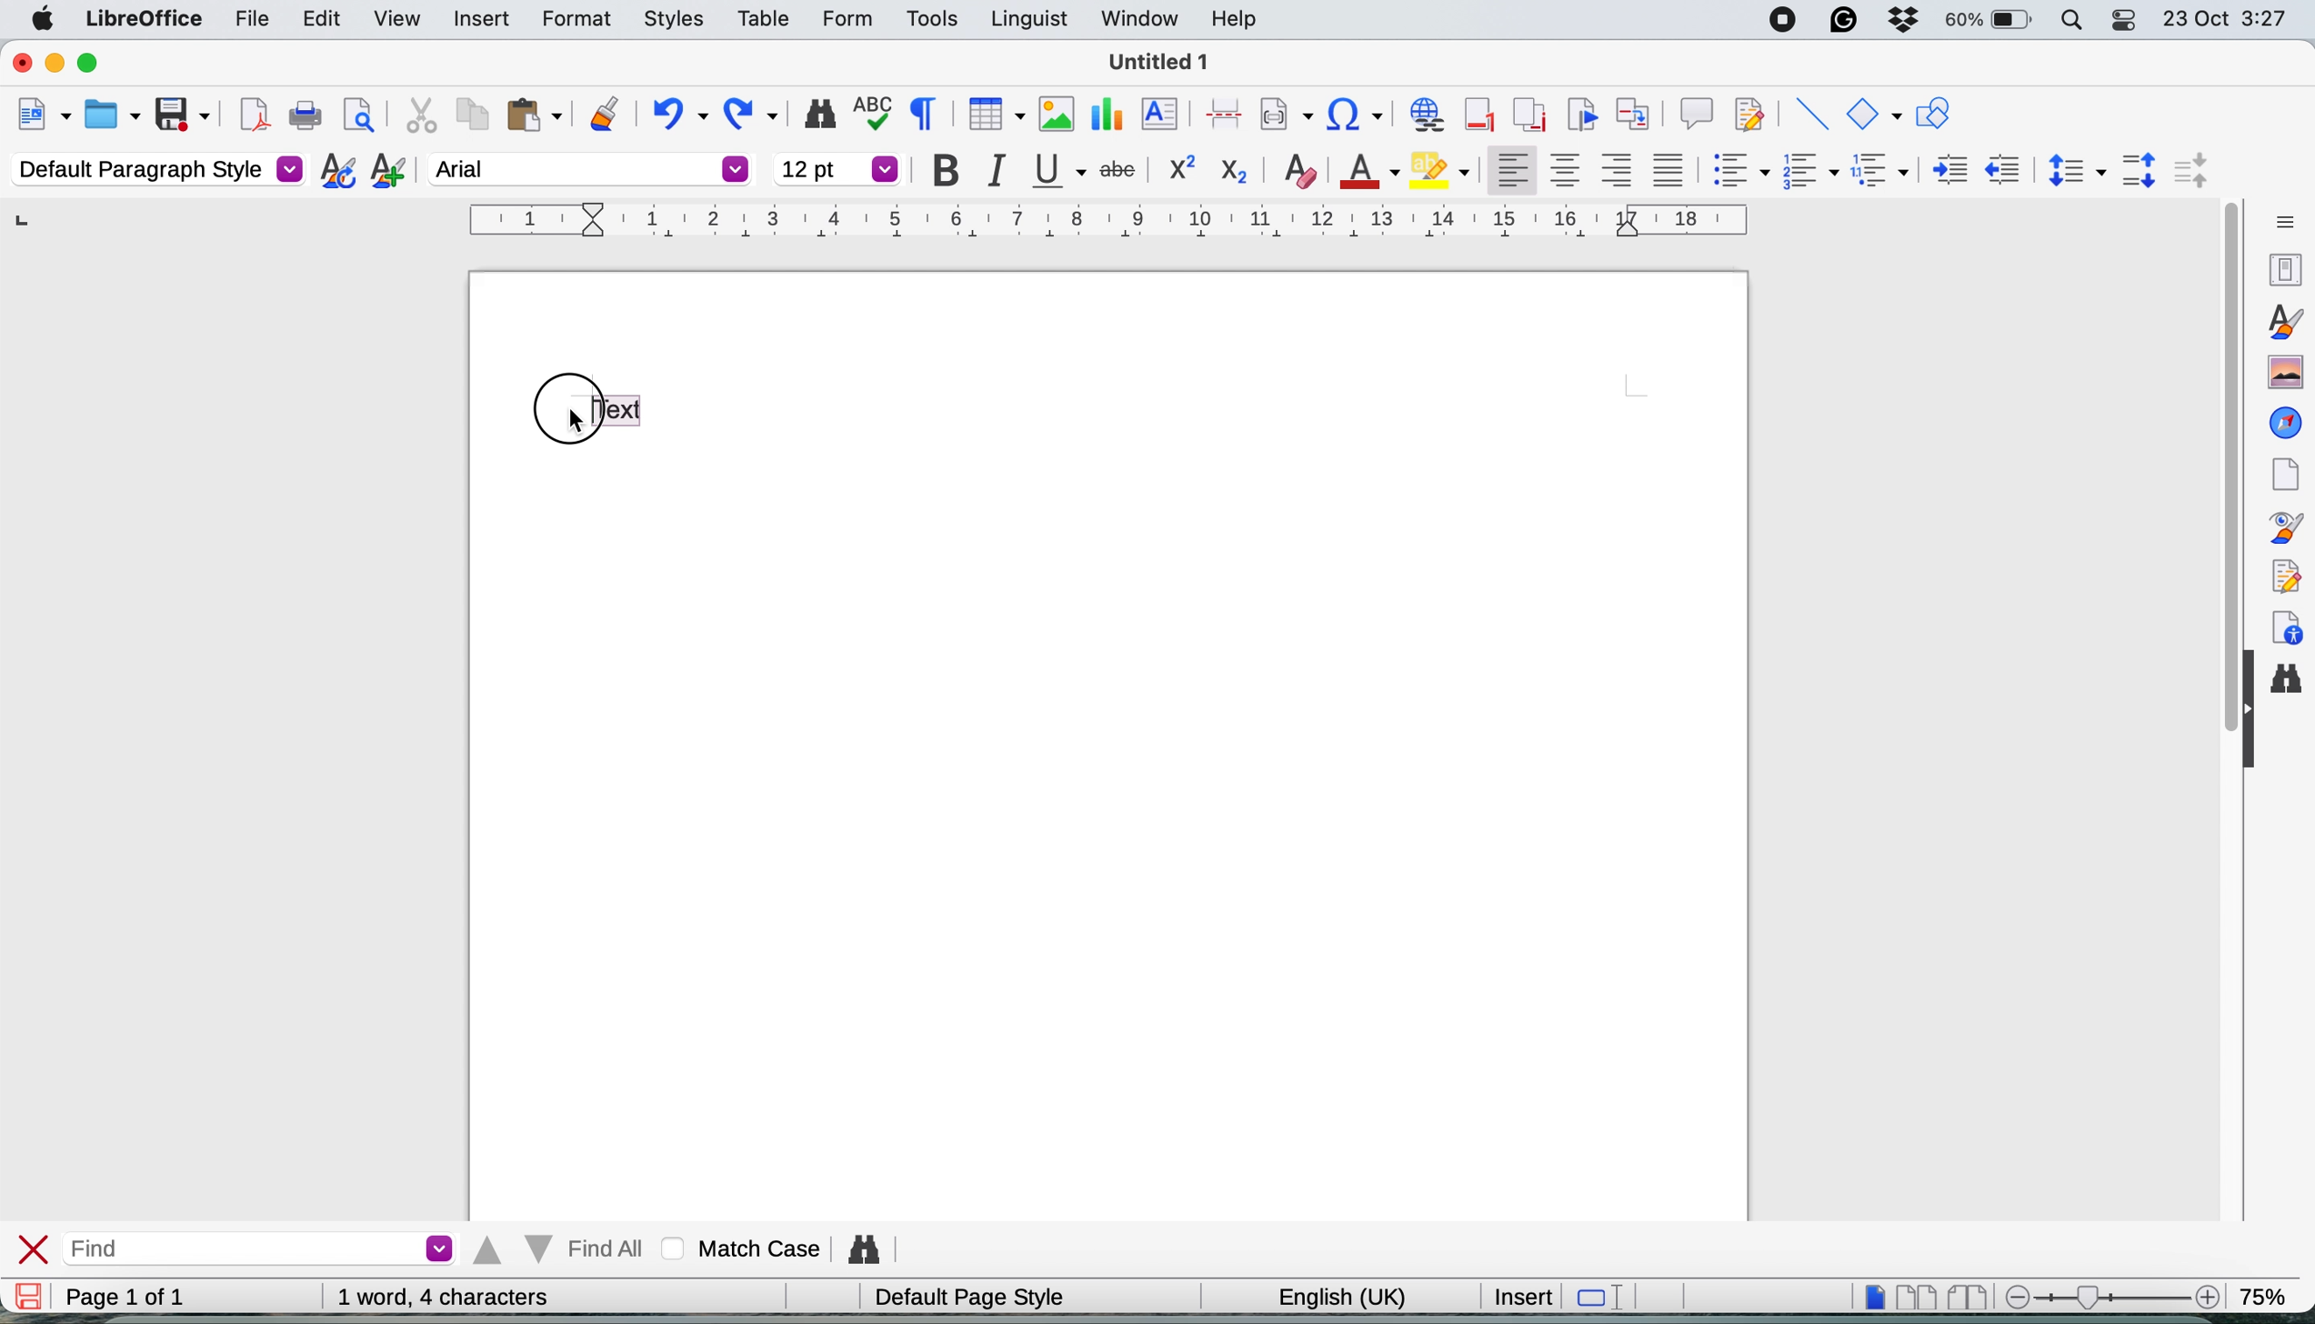 This screenshot has height=1324, width=2315. I want to click on battery, so click(1988, 23).